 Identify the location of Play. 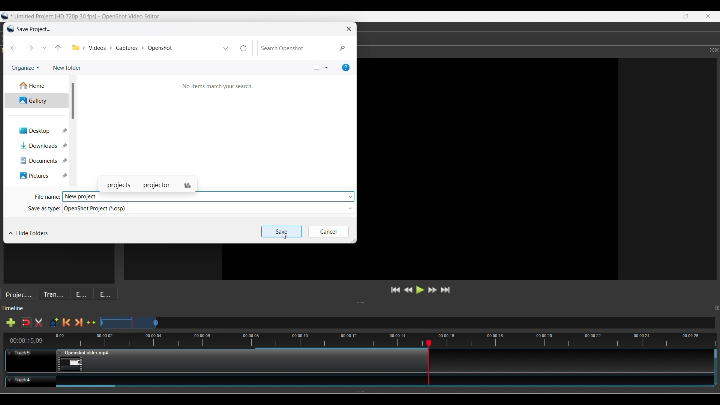
(421, 290).